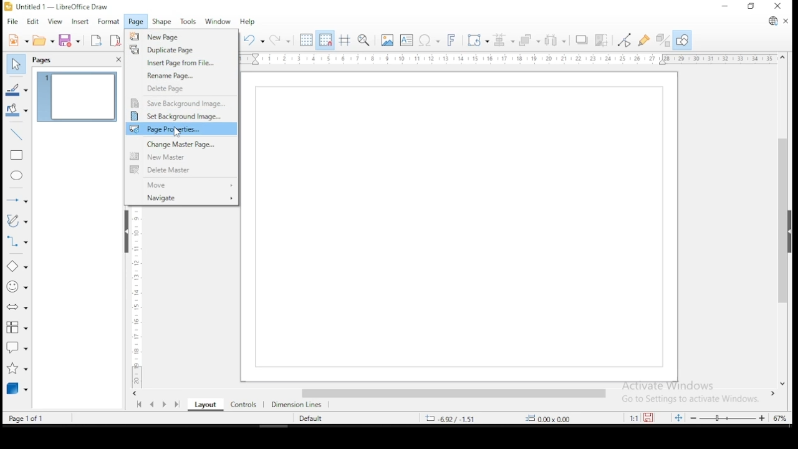 The width and height of the screenshot is (798, 449). What do you see at coordinates (254, 41) in the screenshot?
I see `undo` at bounding box center [254, 41].